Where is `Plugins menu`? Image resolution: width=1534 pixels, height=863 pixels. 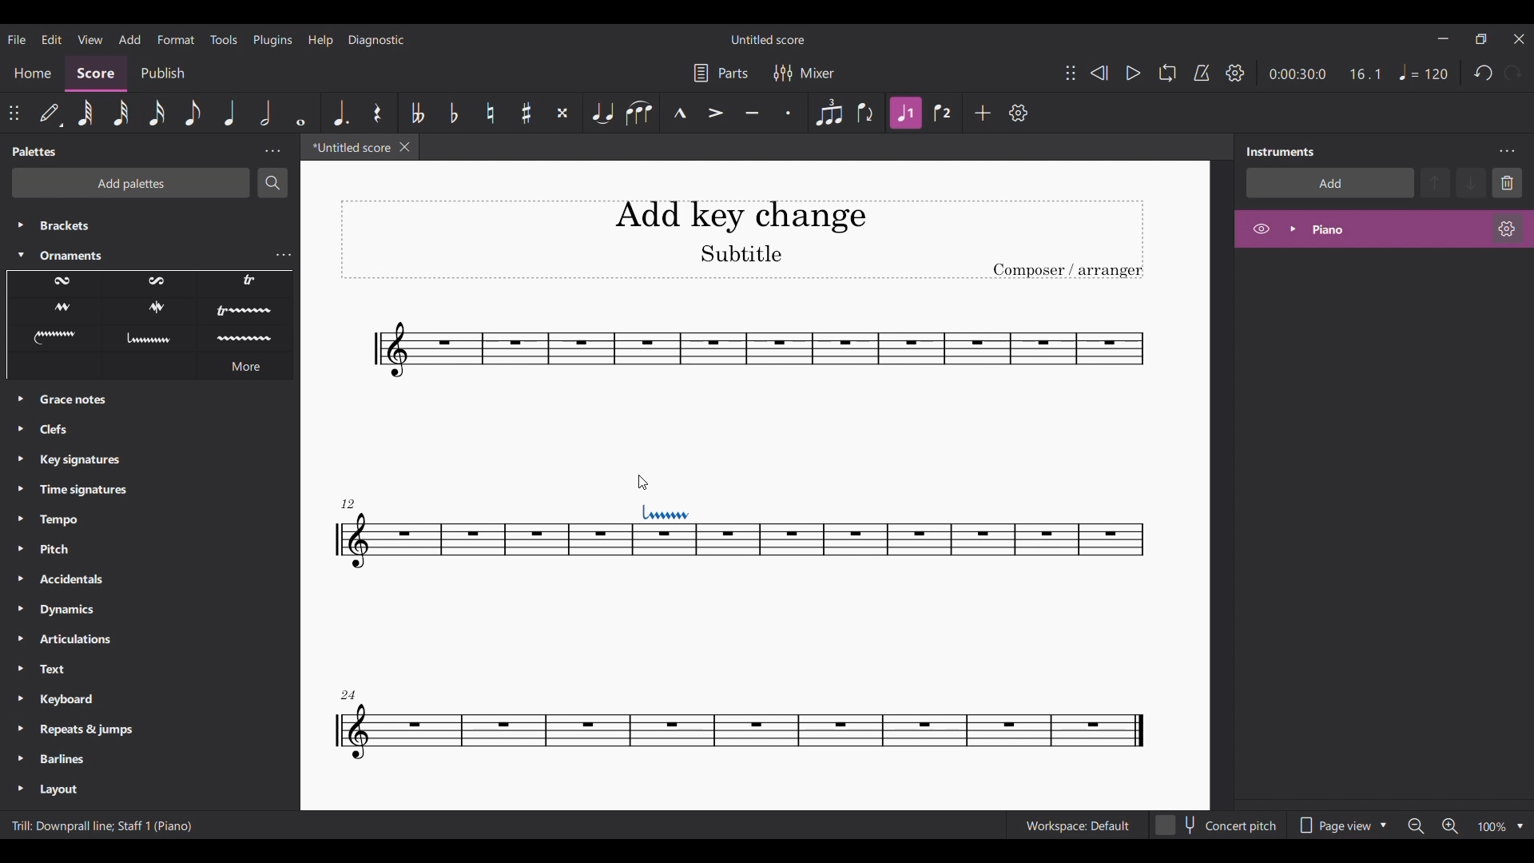
Plugins menu is located at coordinates (272, 39).